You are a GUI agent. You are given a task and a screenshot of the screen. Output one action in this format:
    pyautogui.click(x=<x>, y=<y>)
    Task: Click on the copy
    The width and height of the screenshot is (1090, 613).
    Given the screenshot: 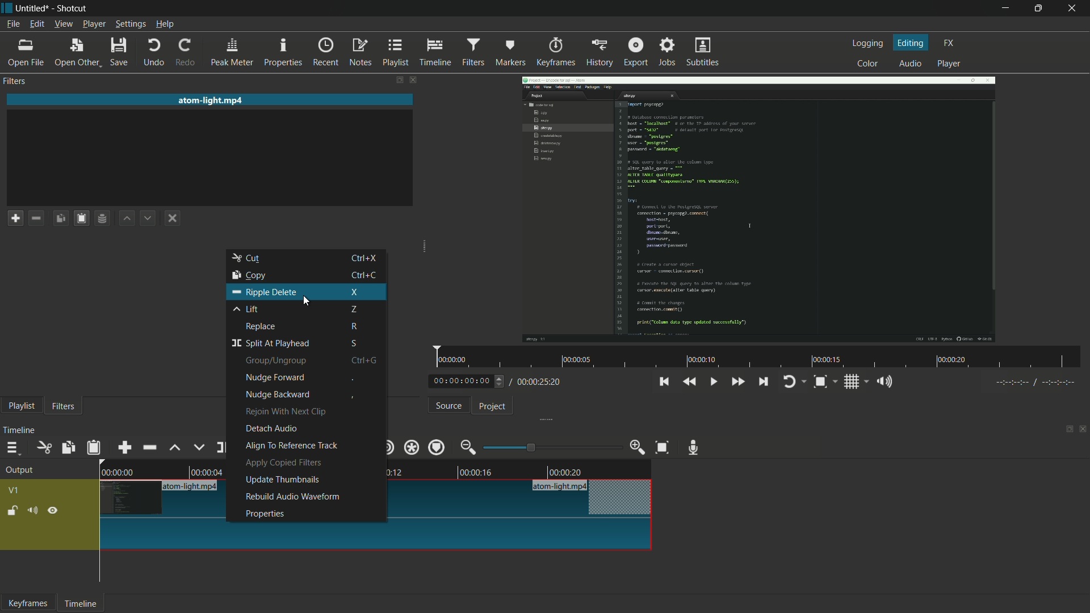 What is the action you would take?
    pyautogui.click(x=306, y=275)
    